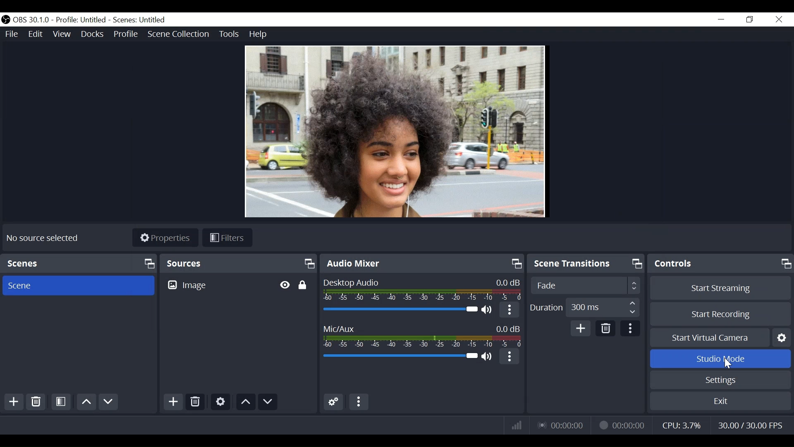 The image size is (794, 447). What do you see at coordinates (399, 311) in the screenshot?
I see `Desktop Audio` at bounding box center [399, 311].